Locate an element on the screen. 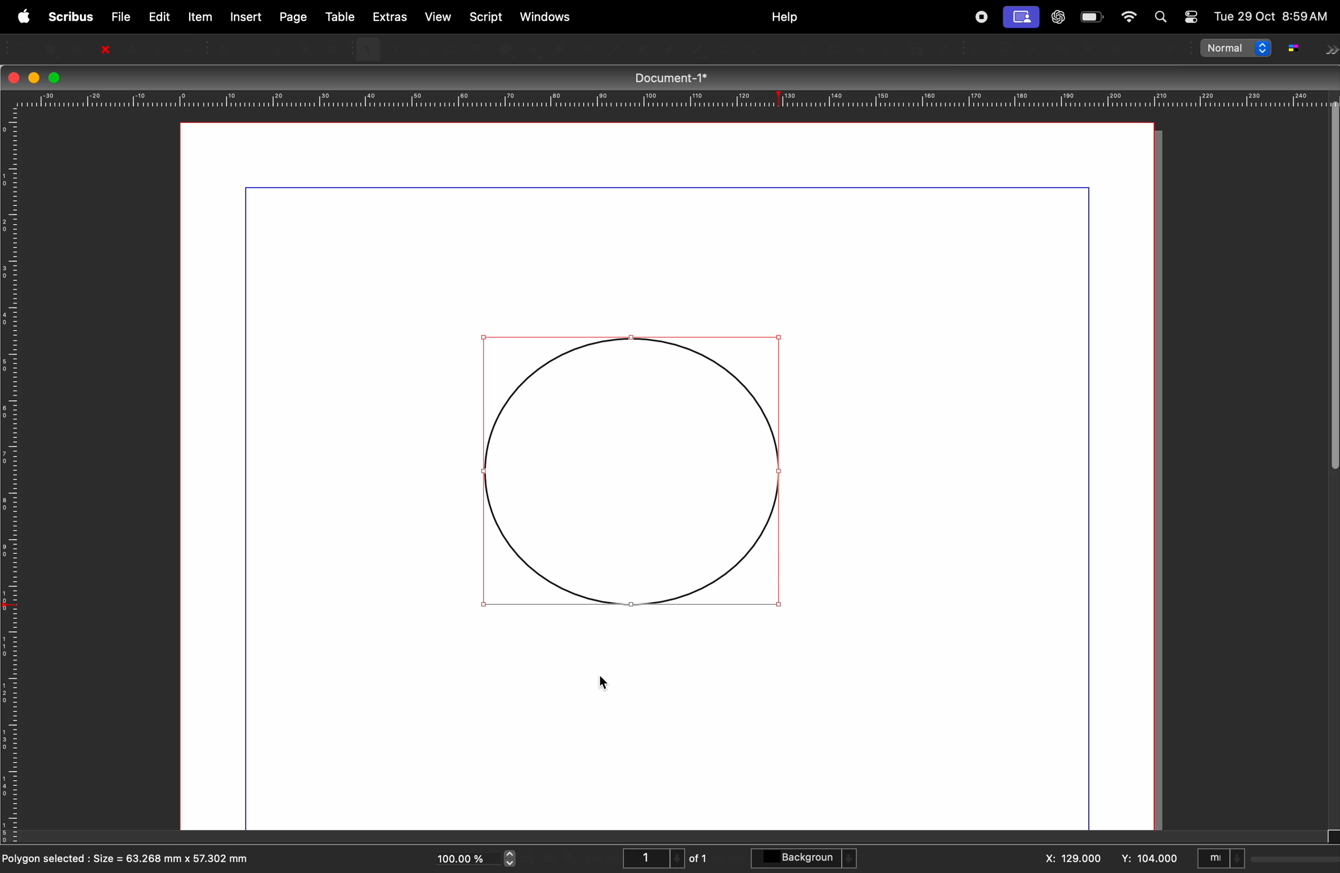 Image resolution: width=1340 pixels, height=873 pixels. PDF push button is located at coordinates (983, 50).